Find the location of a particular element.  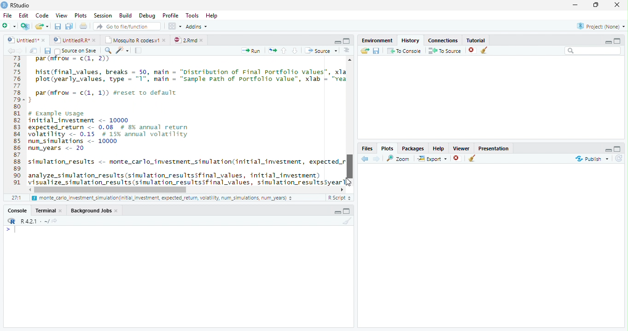

Code is located at coordinates (41, 15).